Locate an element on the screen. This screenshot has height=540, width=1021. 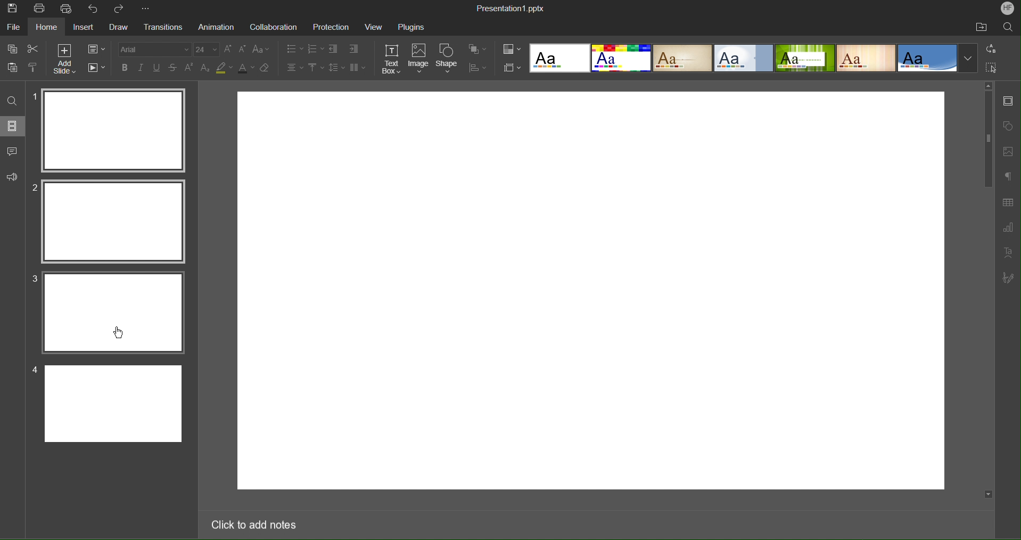
scroll up is located at coordinates (988, 85).